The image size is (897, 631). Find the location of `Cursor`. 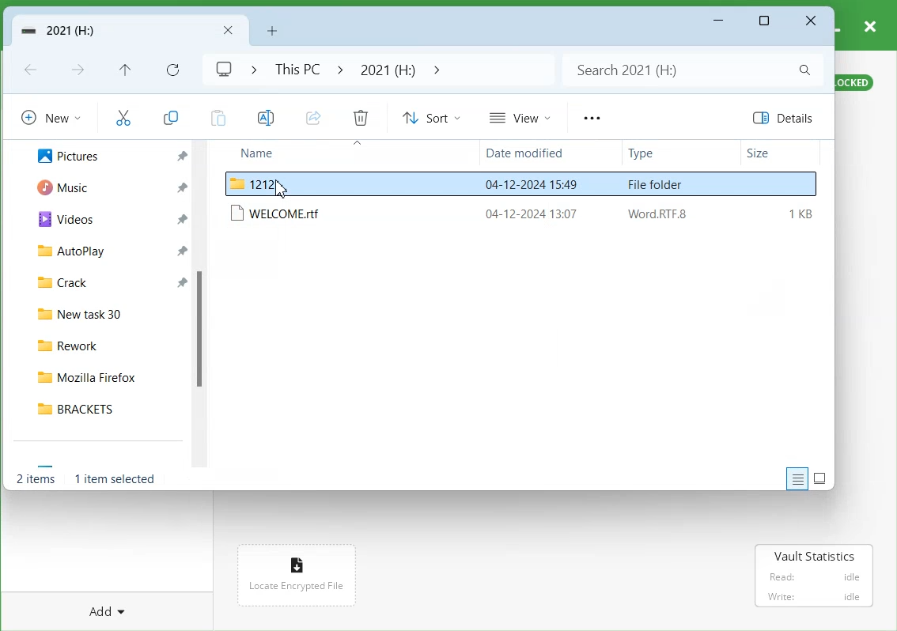

Cursor is located at coordinates (282, 189).